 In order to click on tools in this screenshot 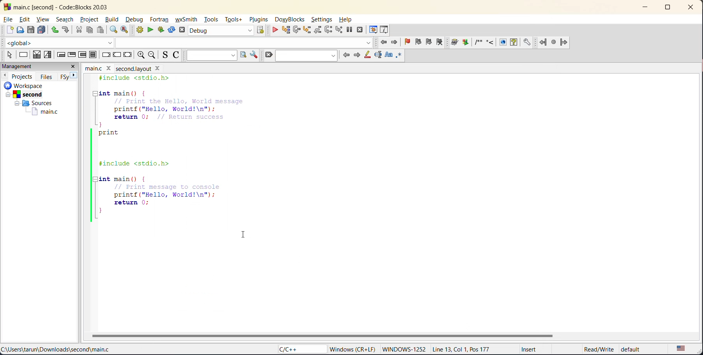, I will do `click(211, 20)`.